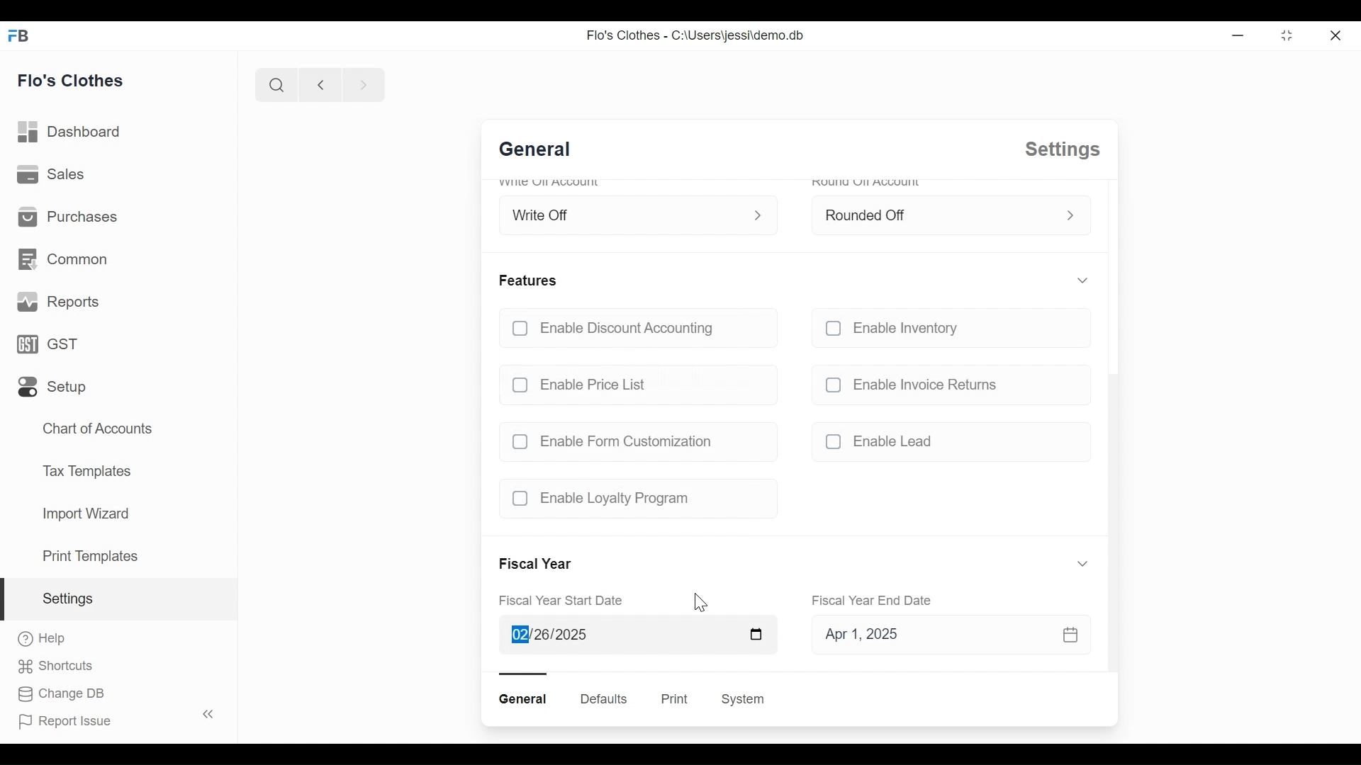  I want to click on Cursor , so click(700, 602).